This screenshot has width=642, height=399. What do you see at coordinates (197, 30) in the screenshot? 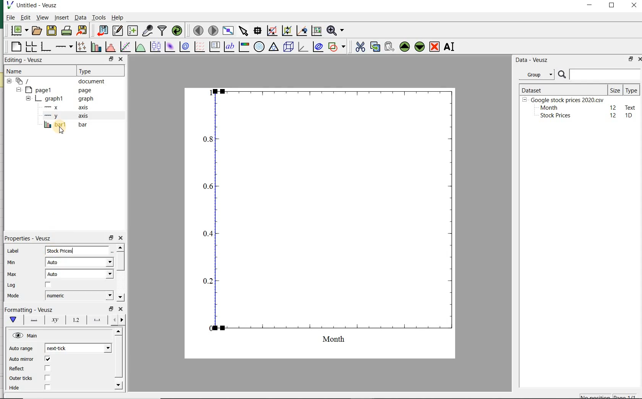
I see `move to the previous page` at bounding box center [197, 30].